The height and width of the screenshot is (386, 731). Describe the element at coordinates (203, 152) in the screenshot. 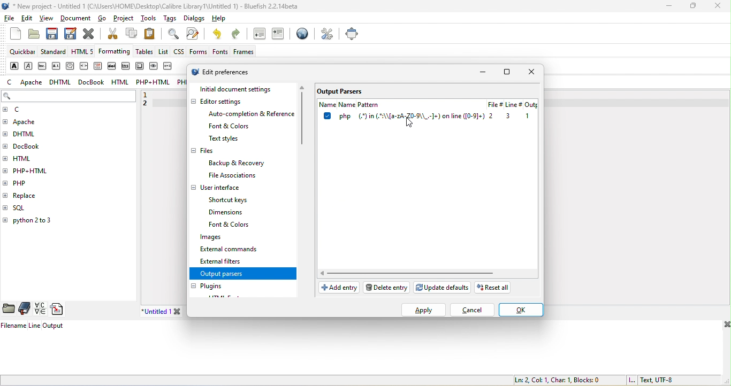

I see `files` at that location.